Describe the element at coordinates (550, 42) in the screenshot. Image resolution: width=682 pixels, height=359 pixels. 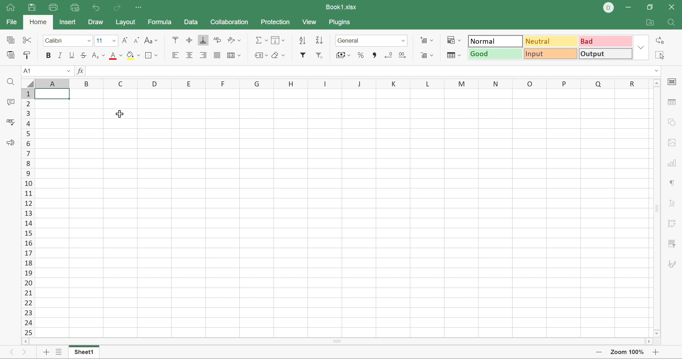
I see `Neutral` at that location.